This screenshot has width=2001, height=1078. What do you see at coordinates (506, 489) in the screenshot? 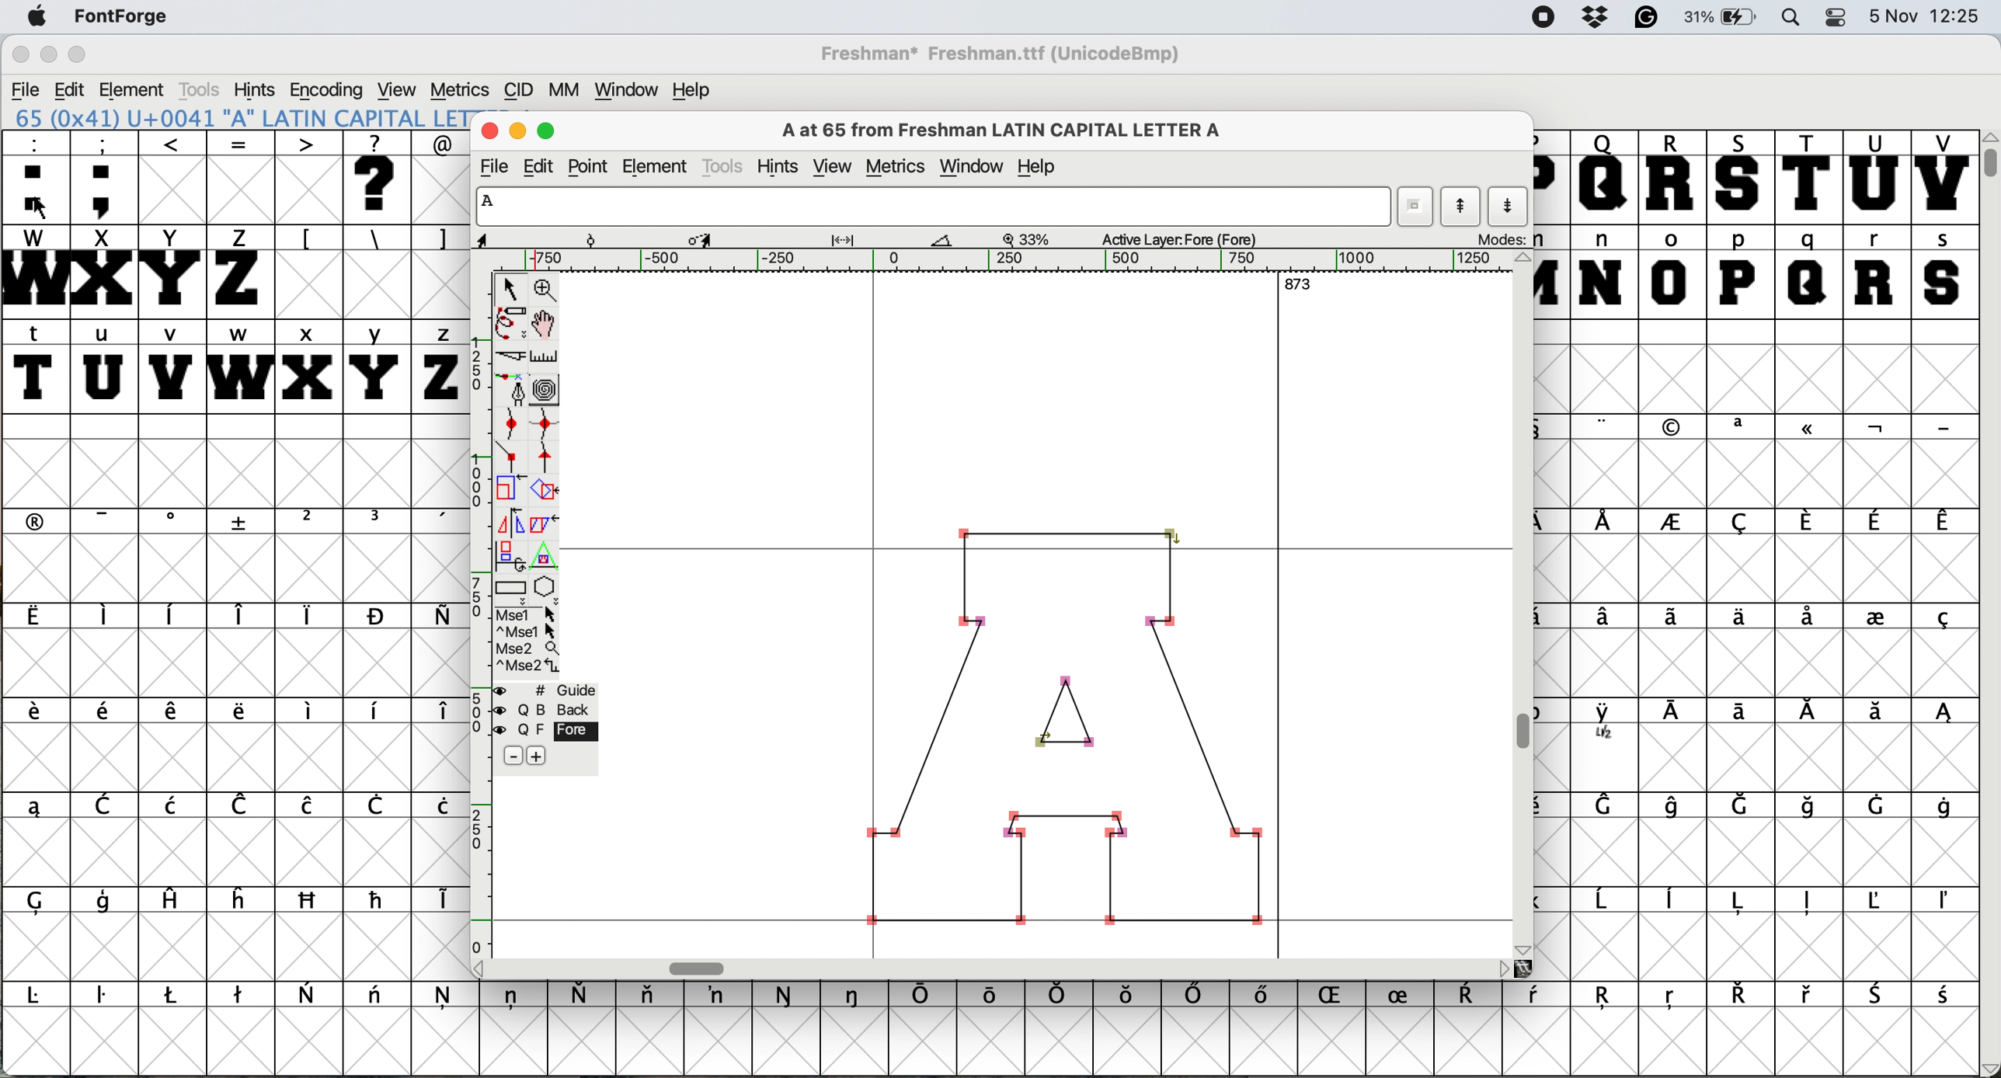
I see `scale the selection` at bounding box center [506, 489].